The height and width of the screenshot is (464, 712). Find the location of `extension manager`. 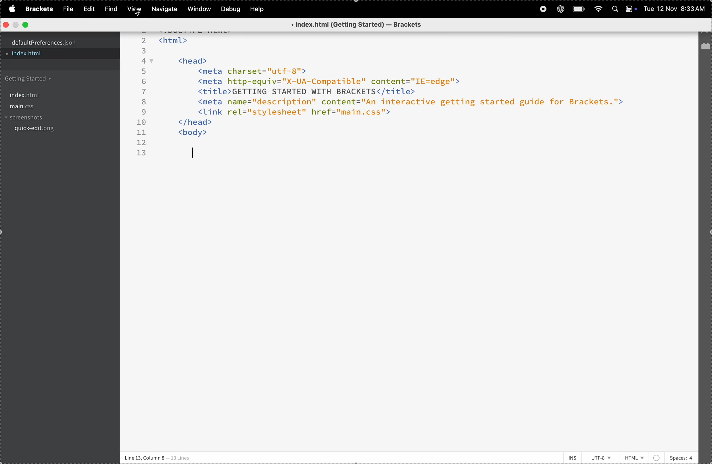

extension manager is located at coordinates (705, 48).